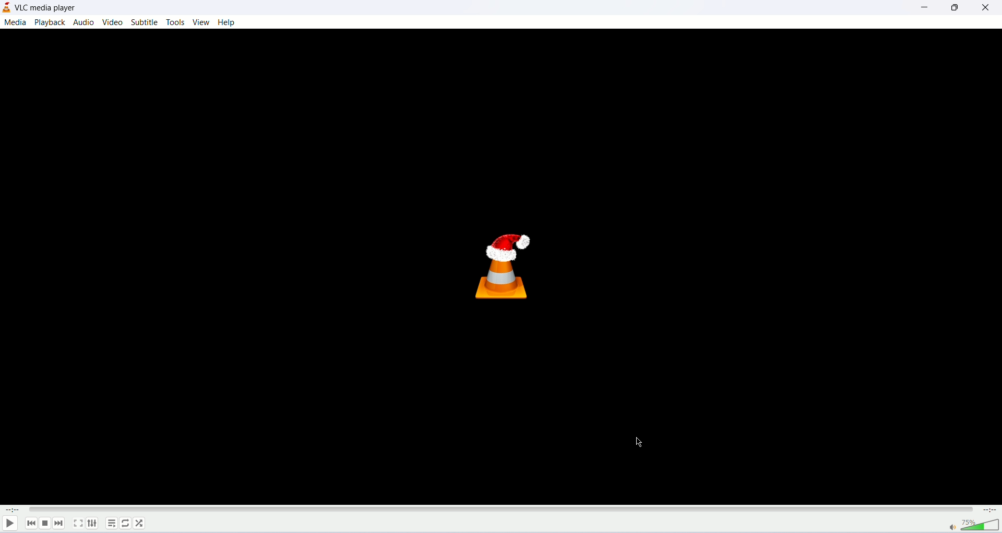 Image resolution: width=1002 pixels, height=533 pixels. What do you see at coordinates (974, 526) in the screenshot?
I see `volume bar` at bounding box center [974, 526].